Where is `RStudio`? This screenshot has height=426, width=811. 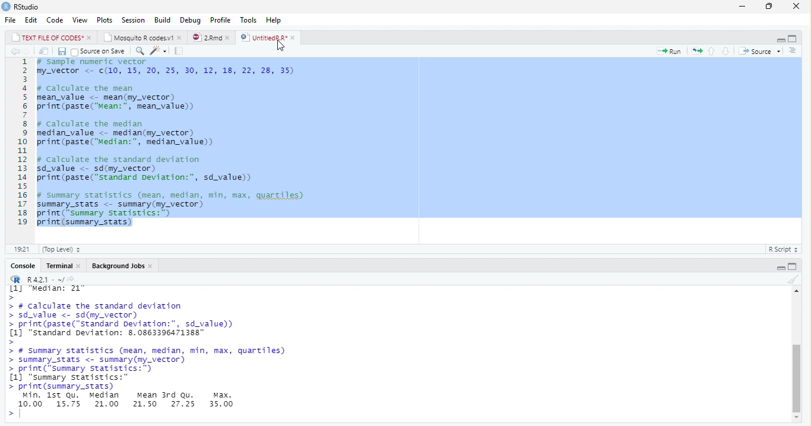
RStudio is located at coordinates (28, 7).